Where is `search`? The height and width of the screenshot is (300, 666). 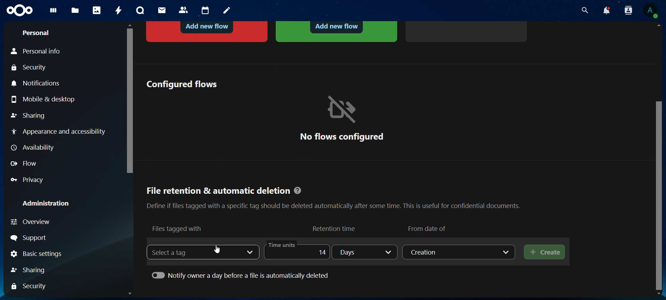
search is located at coordinates (583, 10).